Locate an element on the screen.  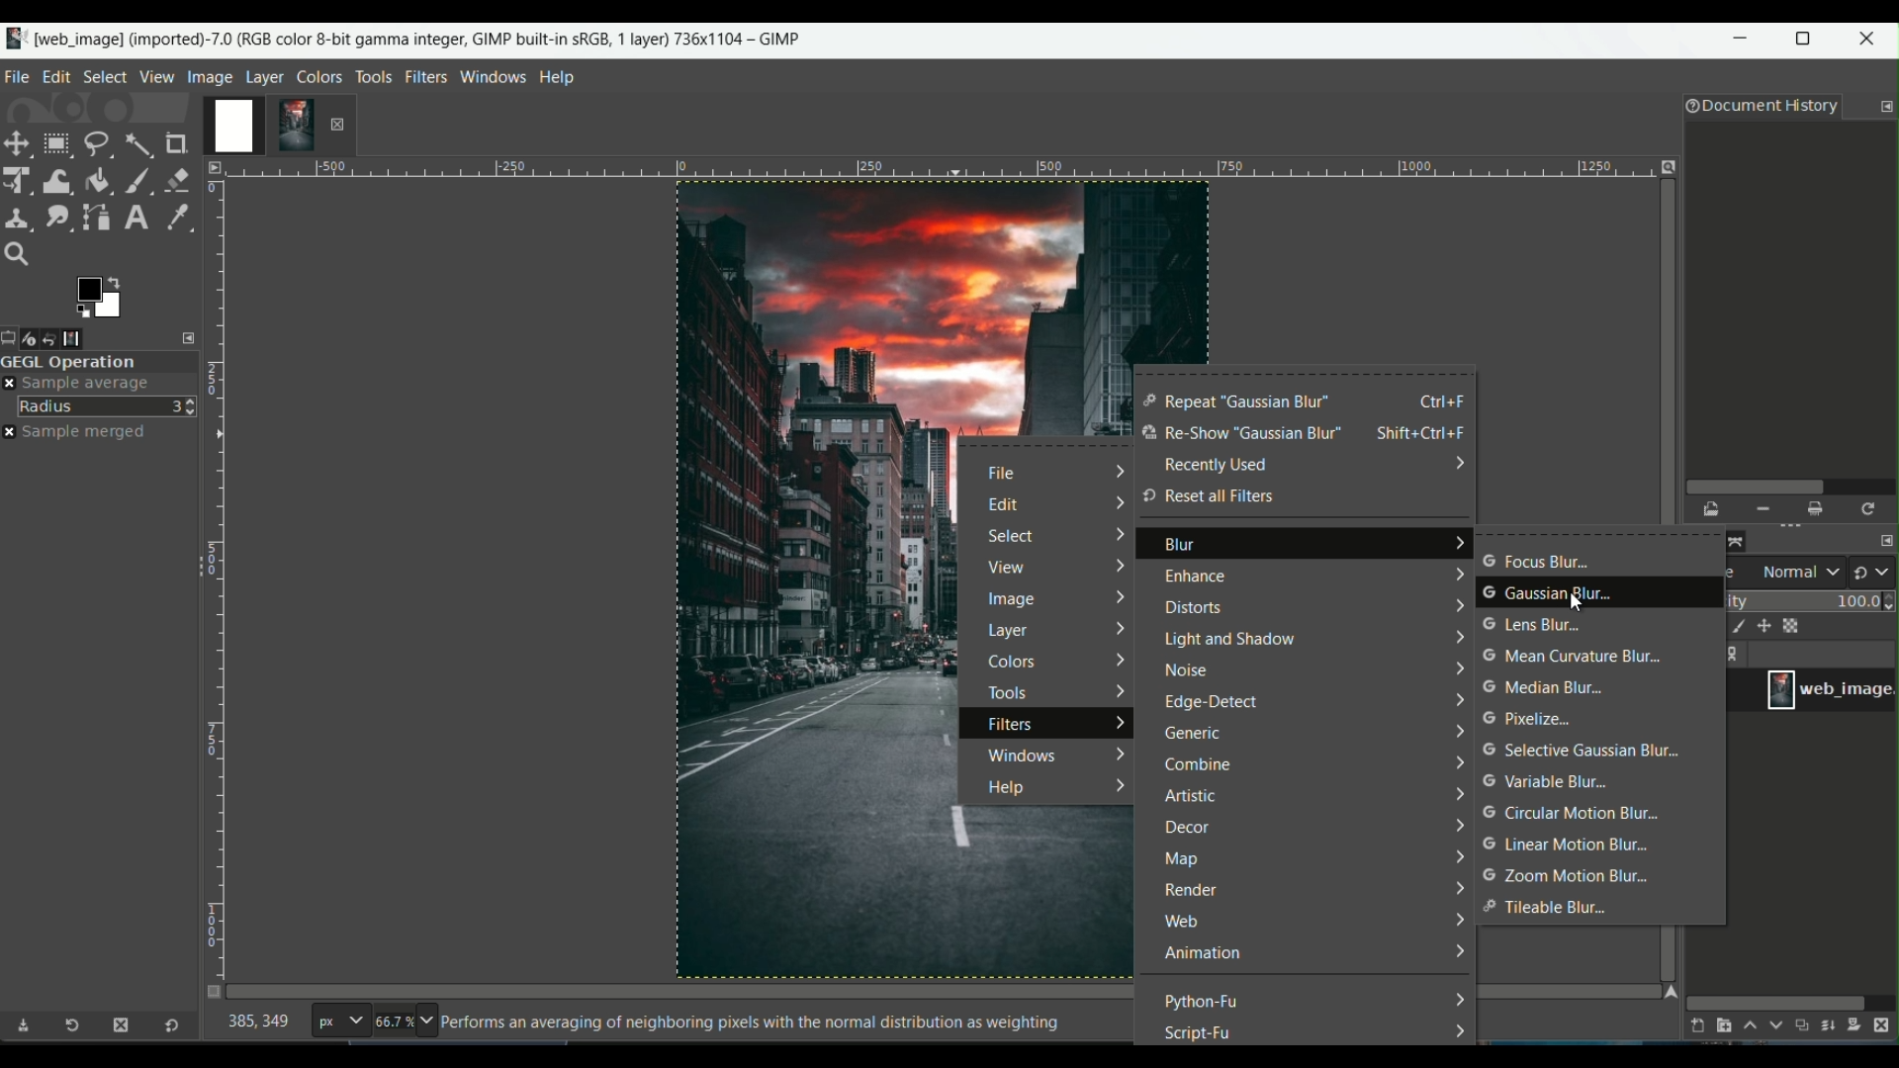
edit tab is located at coordinates (56, 76).